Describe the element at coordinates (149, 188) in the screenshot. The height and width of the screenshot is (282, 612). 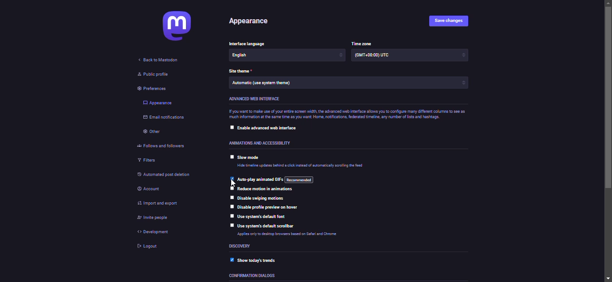
I see `account` at that location.